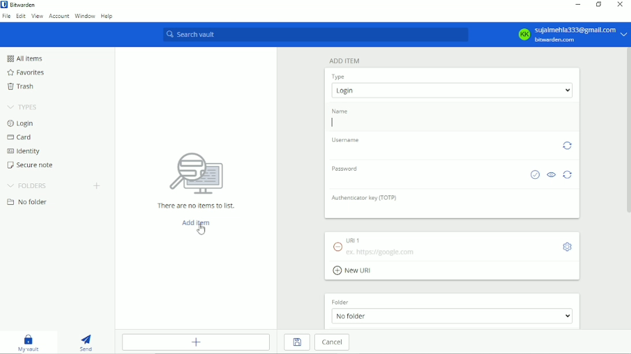 Image resolution: width=631 pixels, height=354 pixels. I want to click on vertical scrollbar, so click(629, 131).